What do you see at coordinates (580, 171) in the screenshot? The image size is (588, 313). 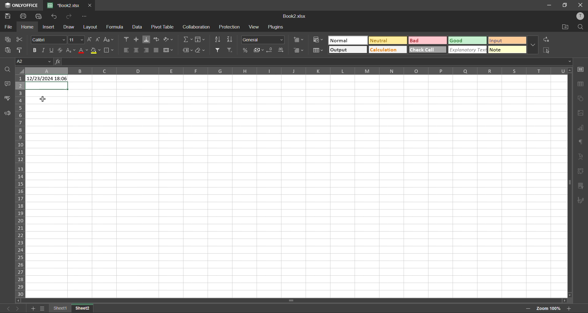 I see `pivot table` at bounding box center [580, 171].